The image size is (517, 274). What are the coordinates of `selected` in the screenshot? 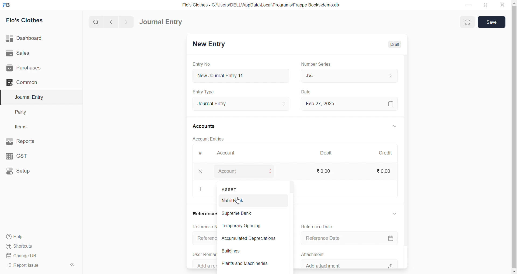 It's located at (3, 97).